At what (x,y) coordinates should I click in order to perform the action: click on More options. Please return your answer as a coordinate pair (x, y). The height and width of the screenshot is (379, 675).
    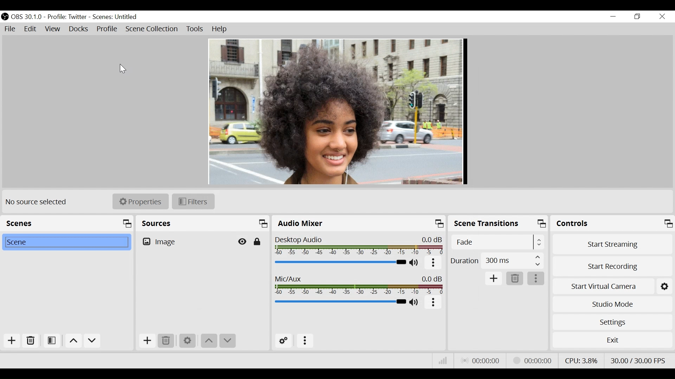
    Looking at the image, I should click on (536, 279).